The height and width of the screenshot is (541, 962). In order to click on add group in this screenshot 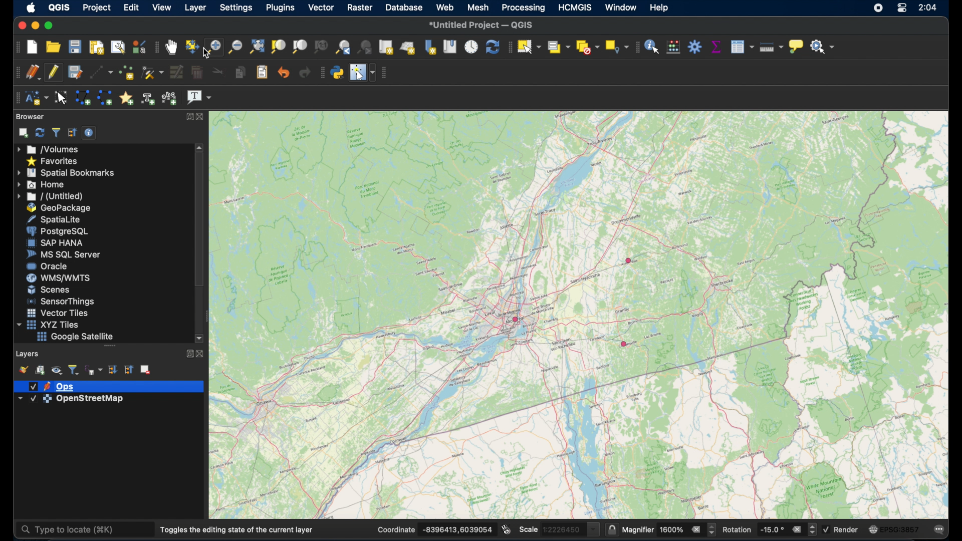, I will do `click(40, 370)`.